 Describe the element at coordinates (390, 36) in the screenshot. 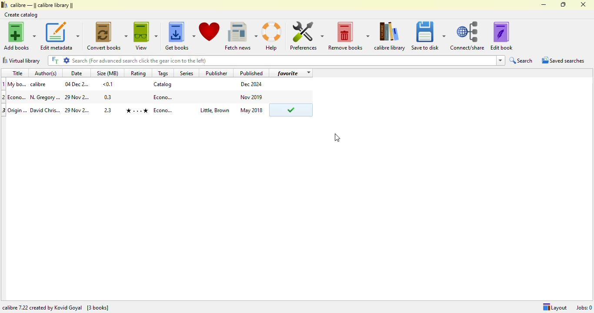

I see `calibre library` at that location.